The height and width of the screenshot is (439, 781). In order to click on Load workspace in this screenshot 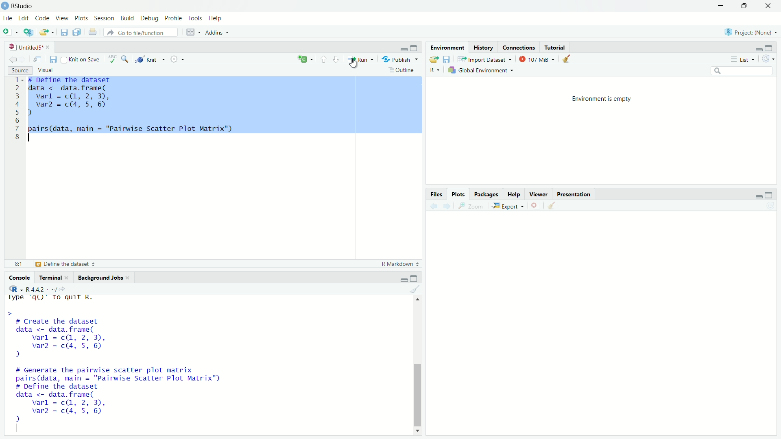, I will do `click(433, 58)`.